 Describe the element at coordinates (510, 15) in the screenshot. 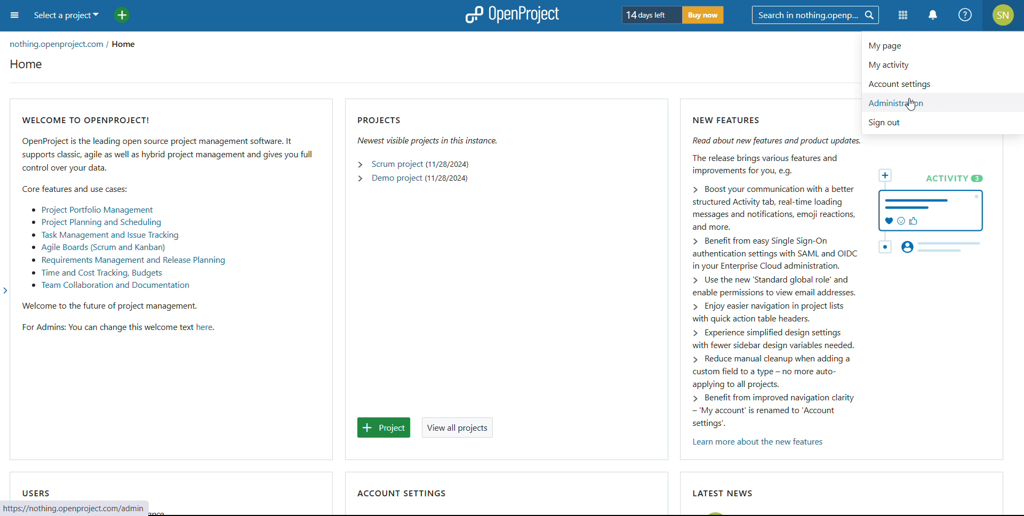

I see `logo` at that location.